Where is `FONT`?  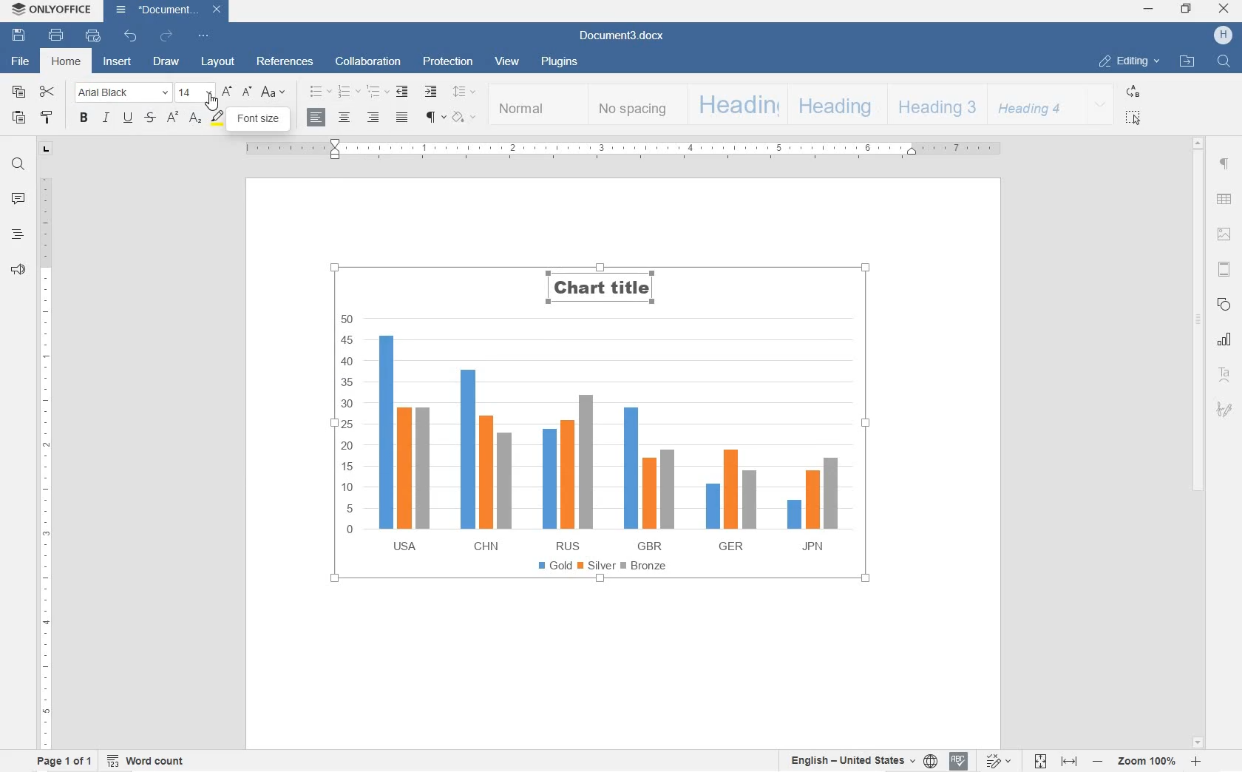 FONT is located at coordinates (205, 123).